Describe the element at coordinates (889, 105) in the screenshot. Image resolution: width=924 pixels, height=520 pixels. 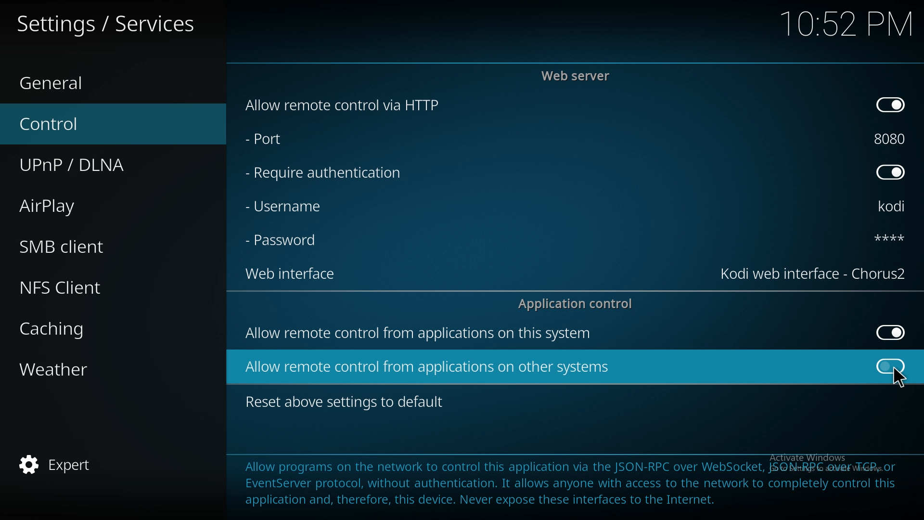
I see `toggle` at that location.